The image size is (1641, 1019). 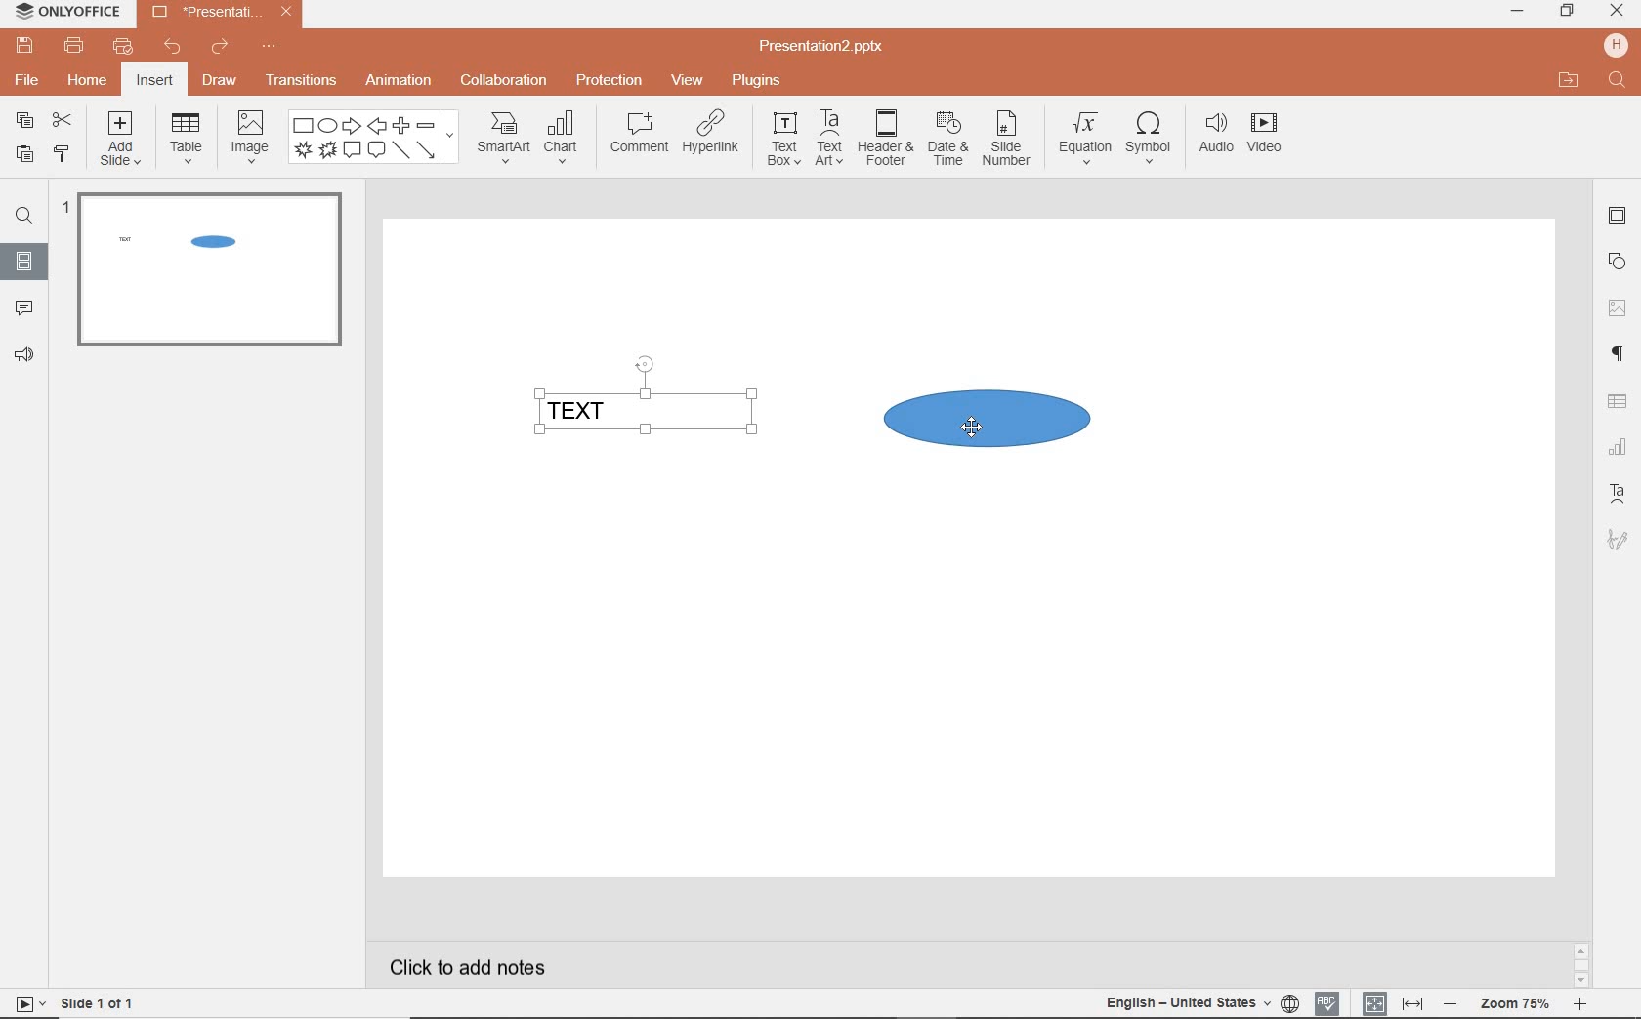 I want to click on cut, so click(x=63, y=122).